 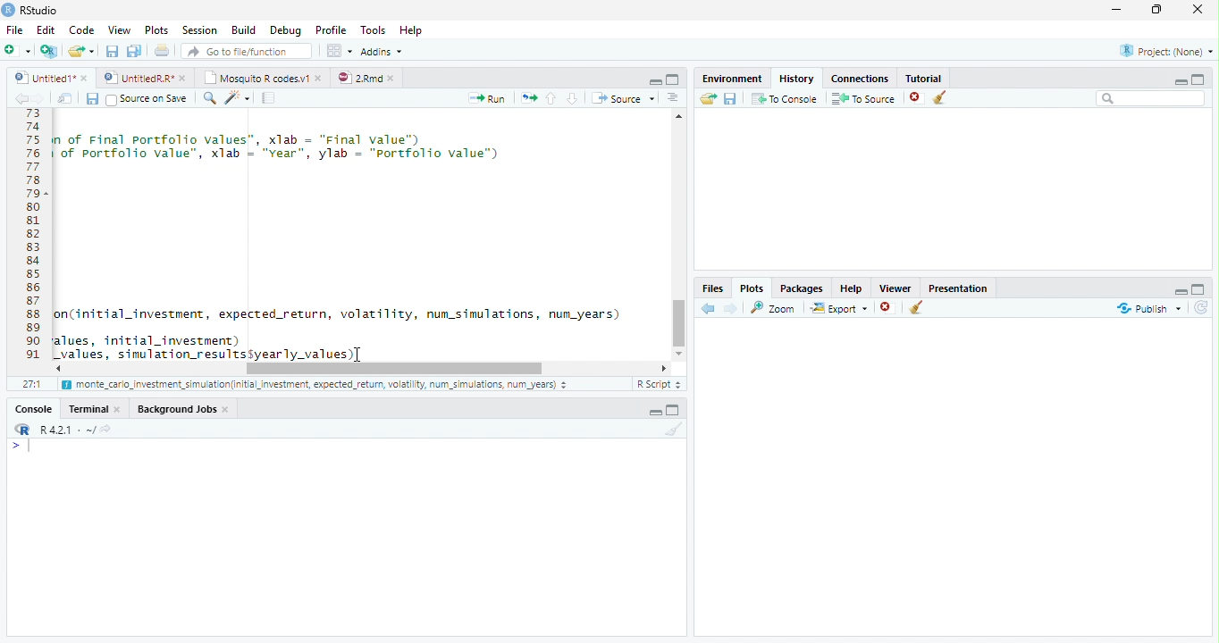 What do you see at coordinates (958, 287) in the screenshot?
I see `Presentation` at bounding box center [958, 287].